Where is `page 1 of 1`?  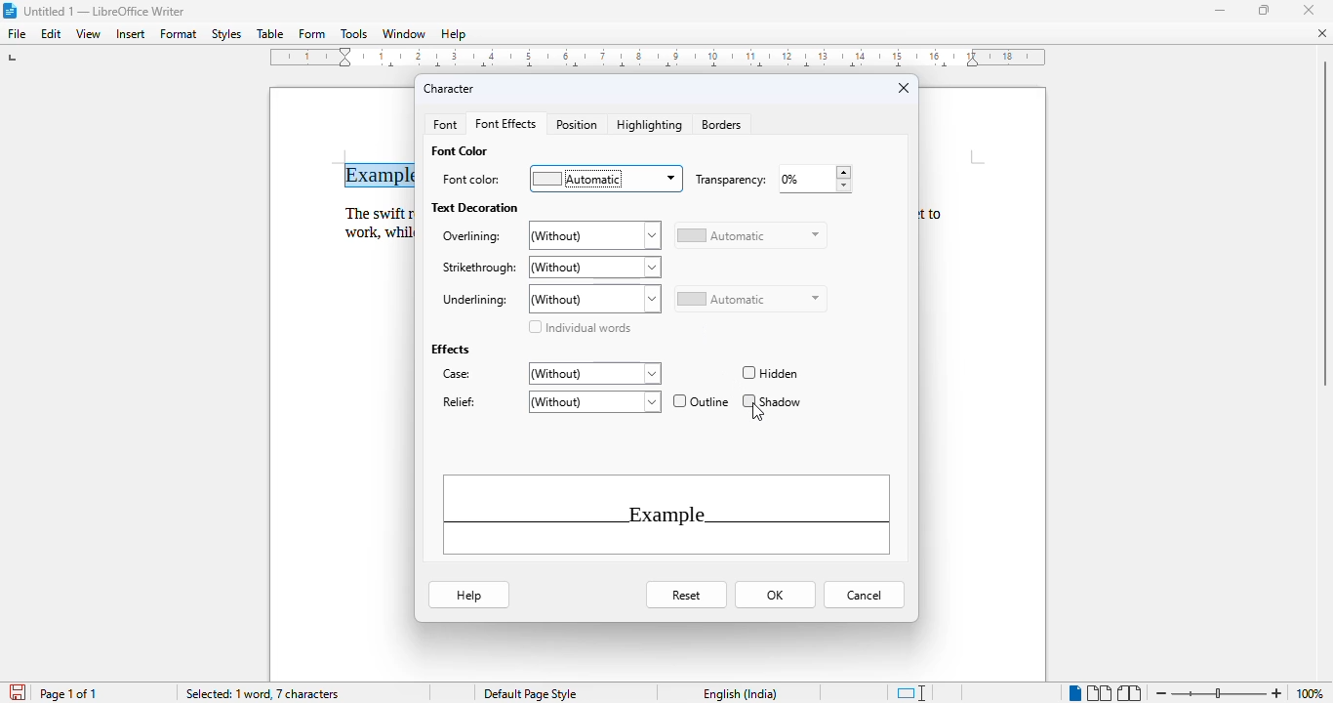
page 1 of 1 is located at coordinates (68, 693).